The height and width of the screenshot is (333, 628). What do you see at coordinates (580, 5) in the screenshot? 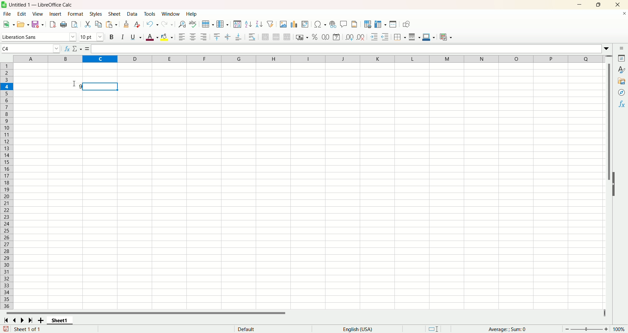
I see `Minimize` at bounding box center [580, 5].